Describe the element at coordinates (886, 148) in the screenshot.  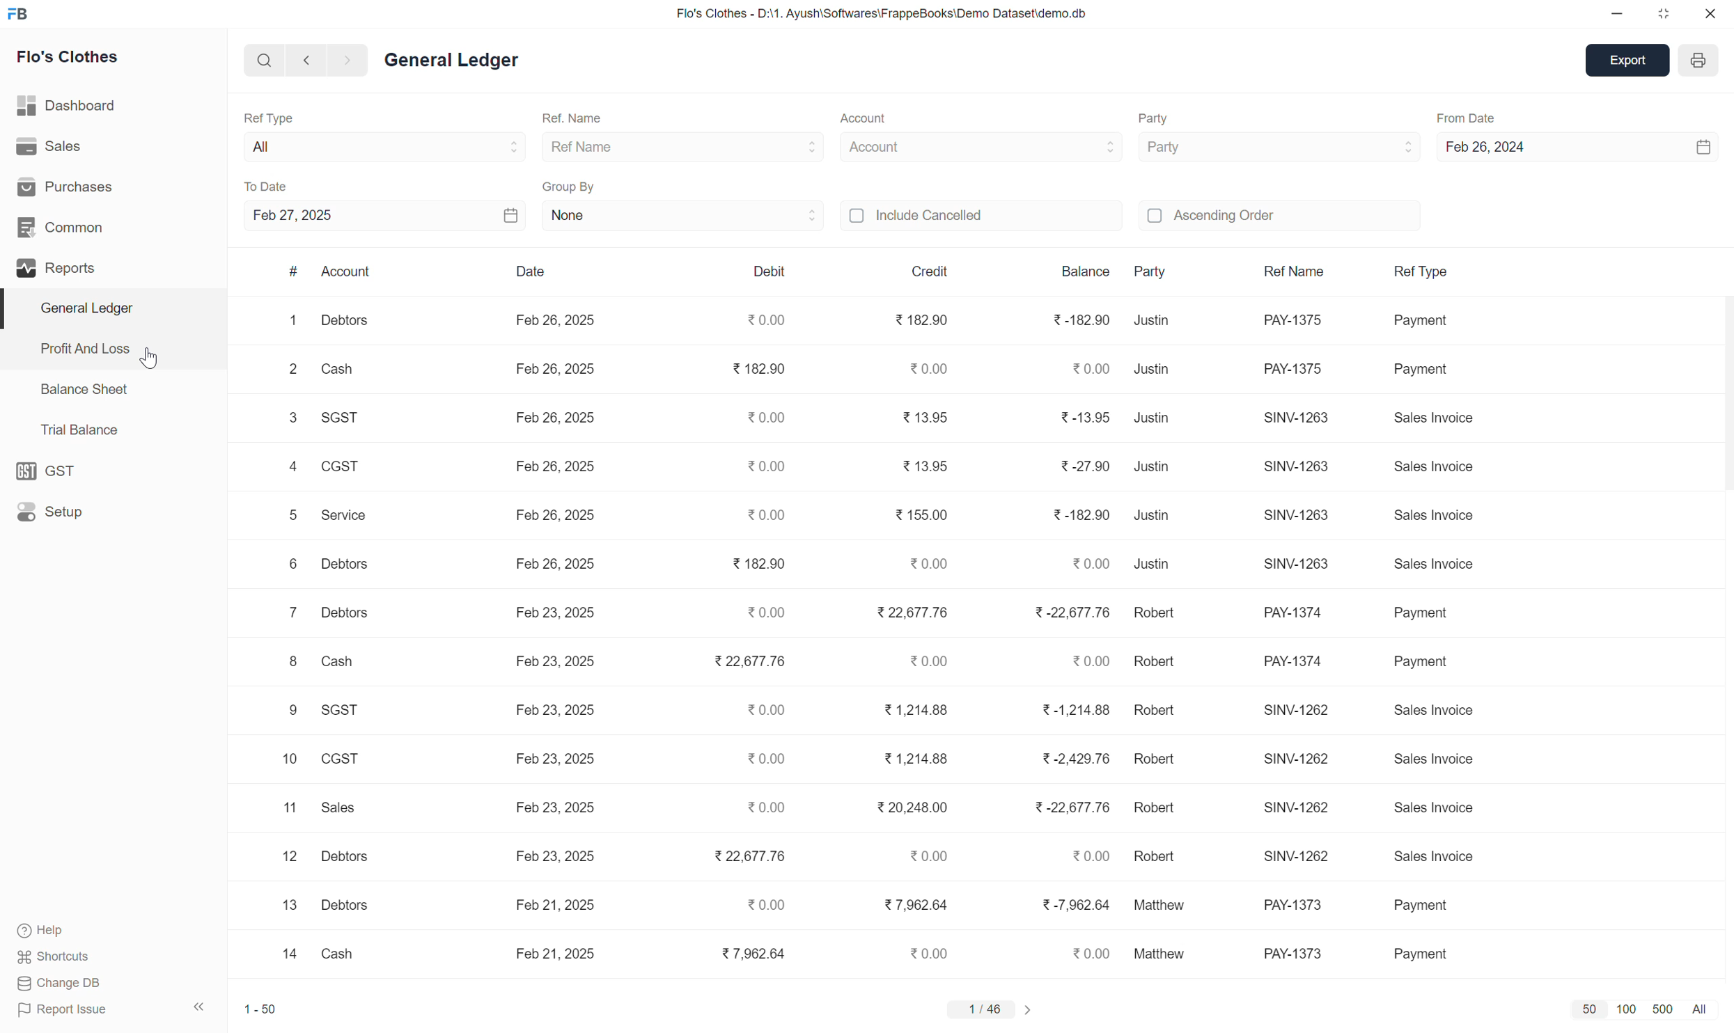
I see `Account` at that location.